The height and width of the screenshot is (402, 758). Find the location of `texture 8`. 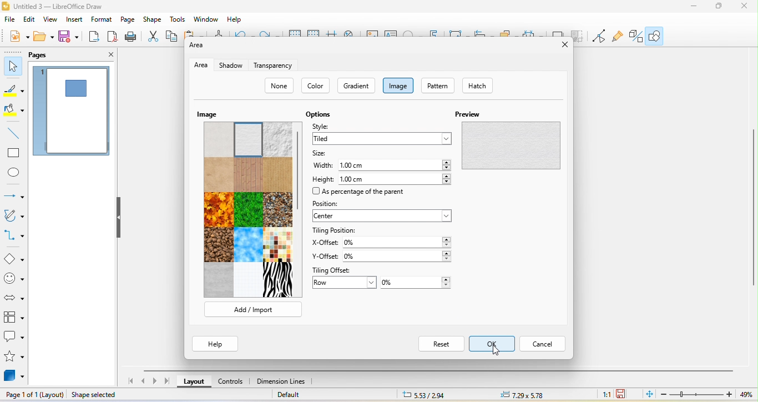

texture 8 is located at coordinates (249, 210).